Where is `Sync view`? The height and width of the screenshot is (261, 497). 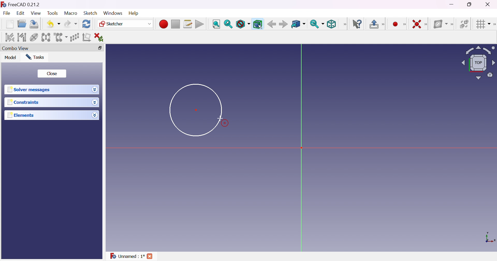
Sync view is located at coordinates (317, 24).